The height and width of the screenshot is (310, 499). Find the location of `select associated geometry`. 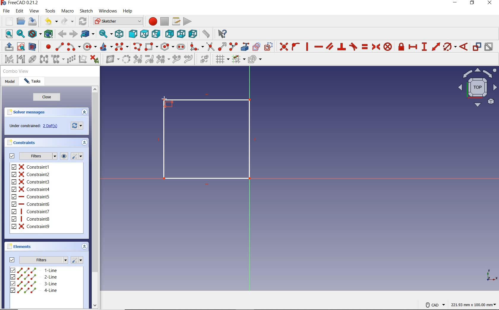

select associated geometry is located at coordinates (20, 59).